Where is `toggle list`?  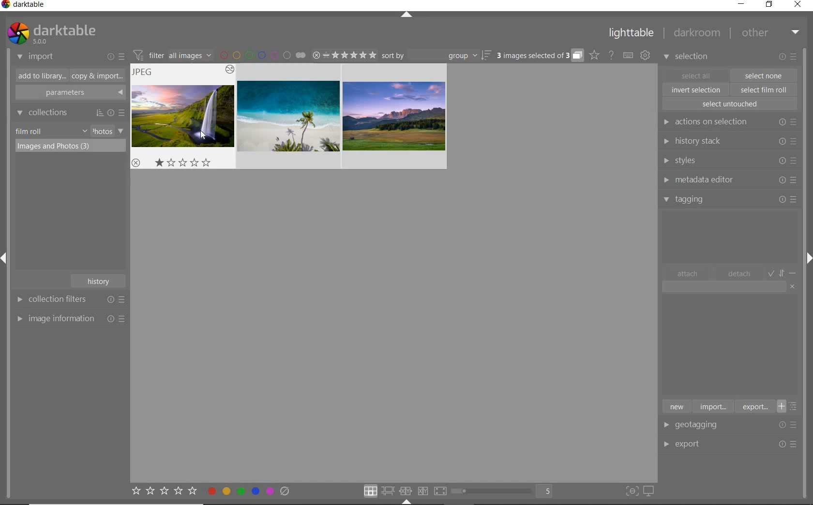
toggle list is located at coordinates (790, 406).